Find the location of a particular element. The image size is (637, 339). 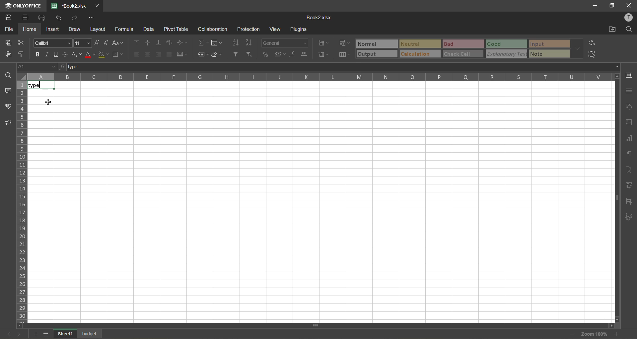

scroll bar is located at coordinates (301, 324).